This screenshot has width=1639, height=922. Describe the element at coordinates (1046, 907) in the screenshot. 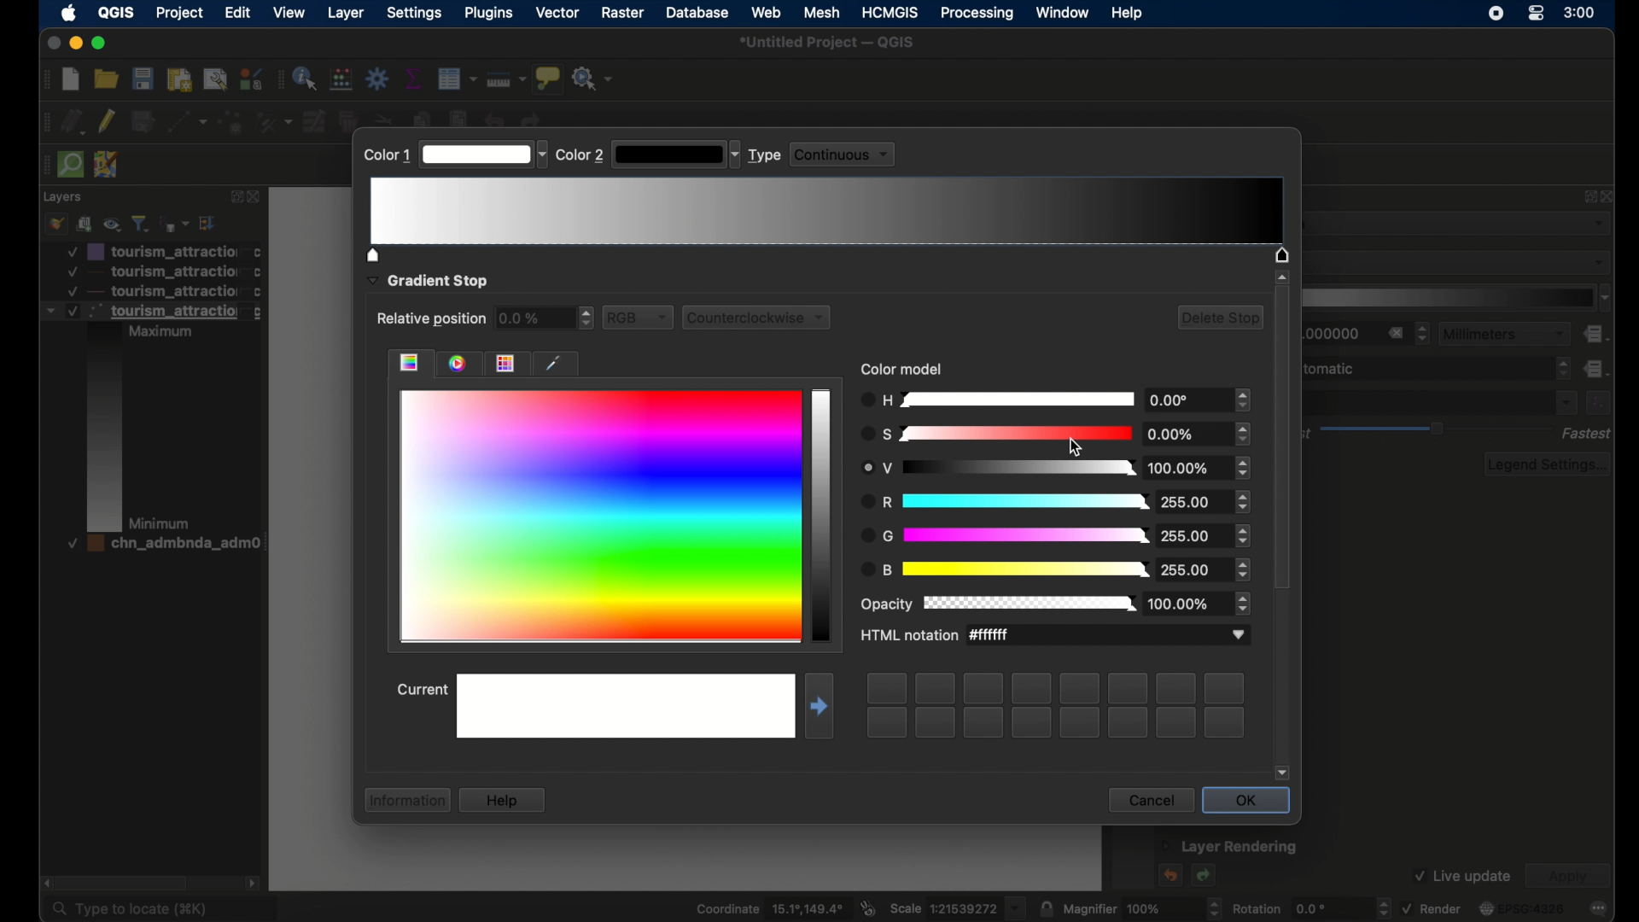

I see `lock scale` at that location.